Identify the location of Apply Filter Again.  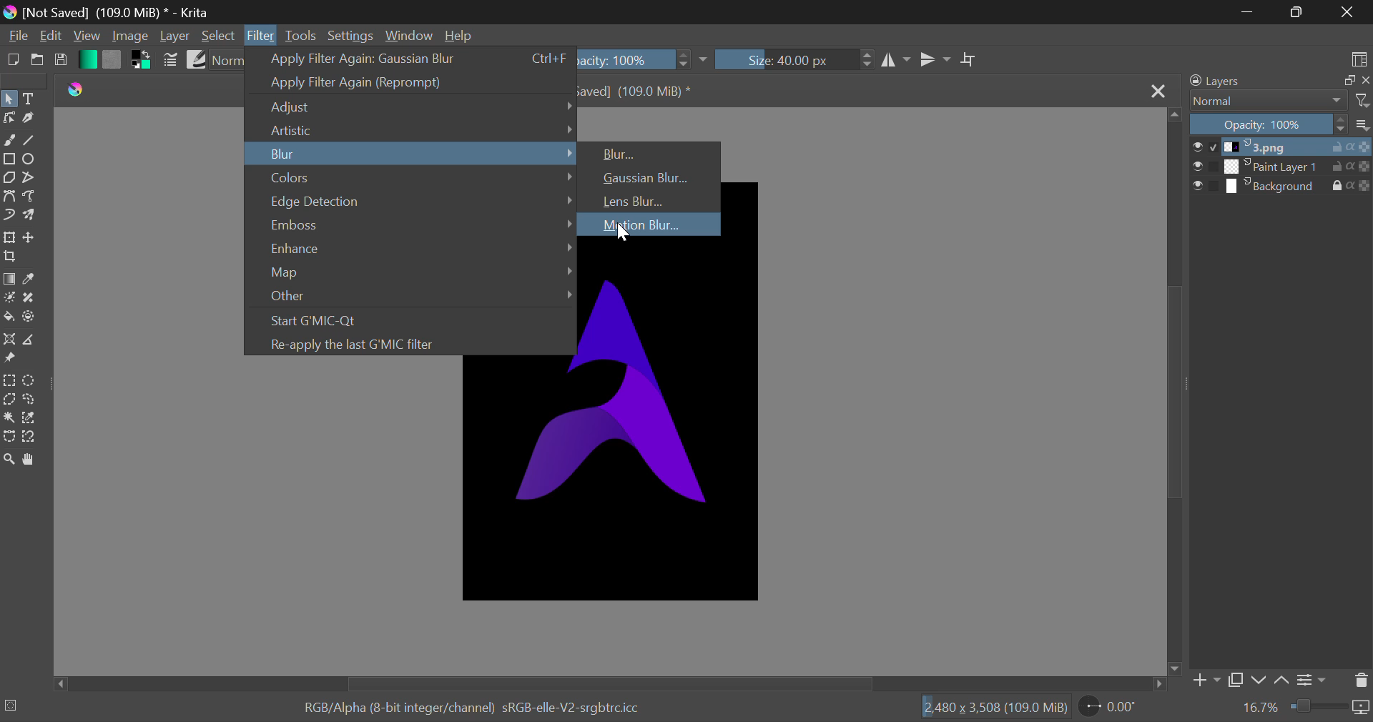
(376, 59).